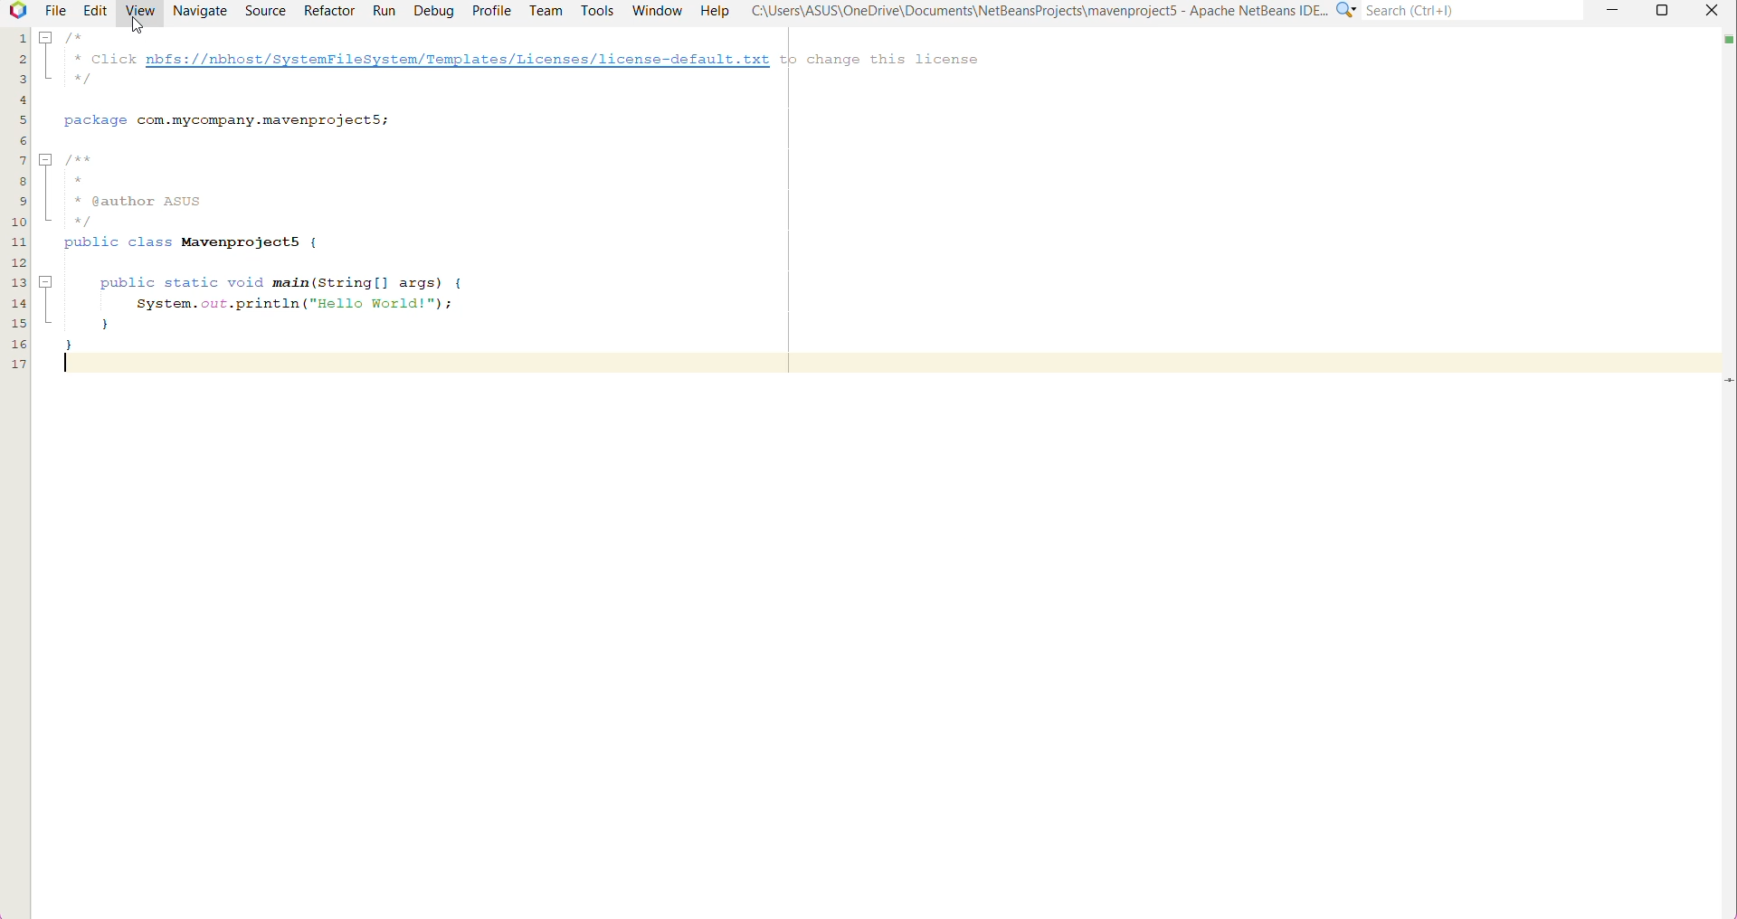 This screenshot has height=919, width=1737. What do you see at coordinates (1660, 11) in the screenshot?
I see `Maximize` at bounding box center [1660, 11].